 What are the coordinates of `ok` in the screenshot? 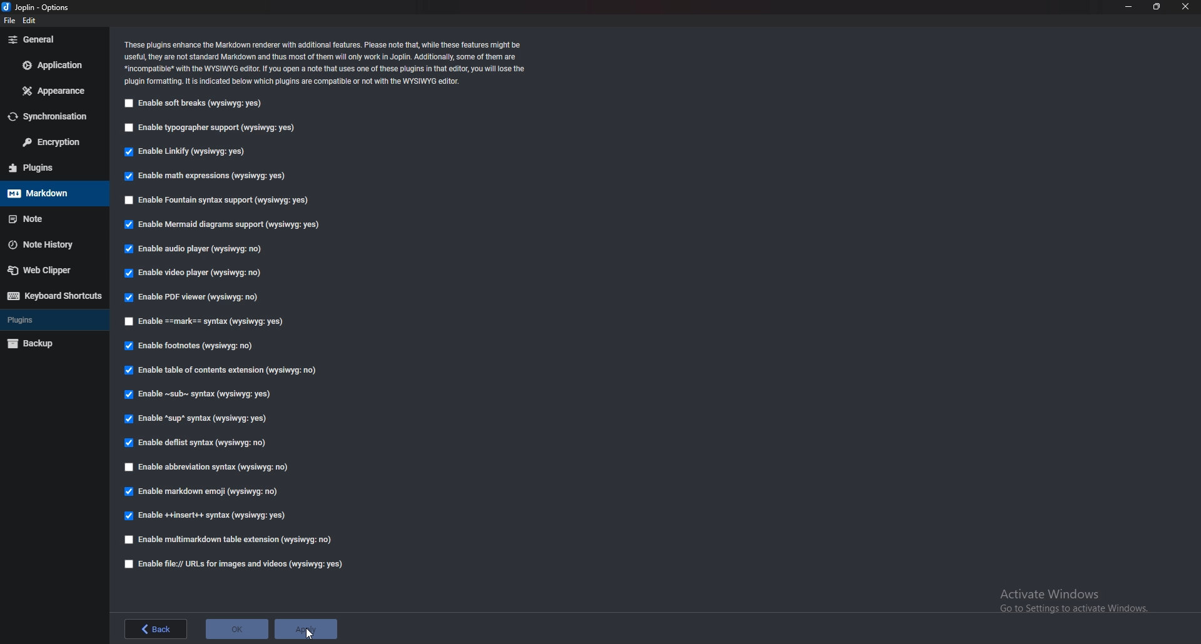 It's located at (238, 628).